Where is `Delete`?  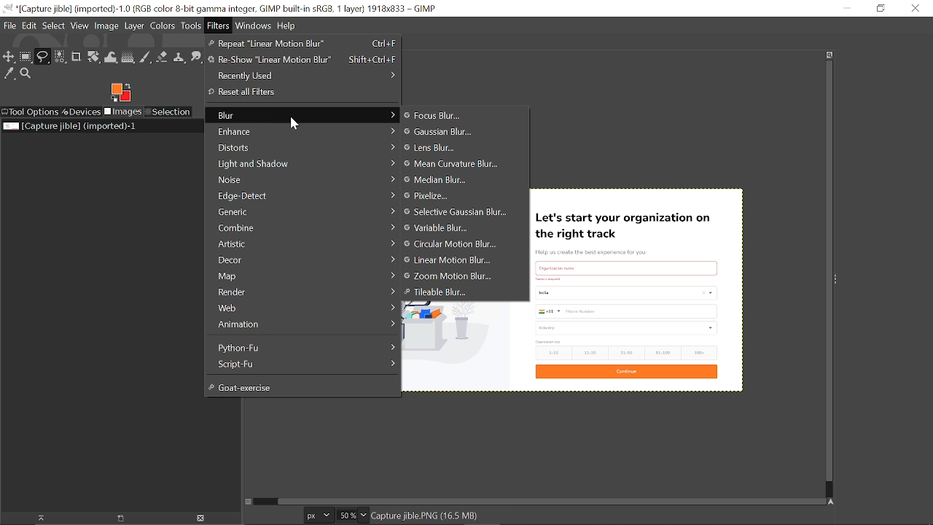 Delete is located at coordinates (200, 518).